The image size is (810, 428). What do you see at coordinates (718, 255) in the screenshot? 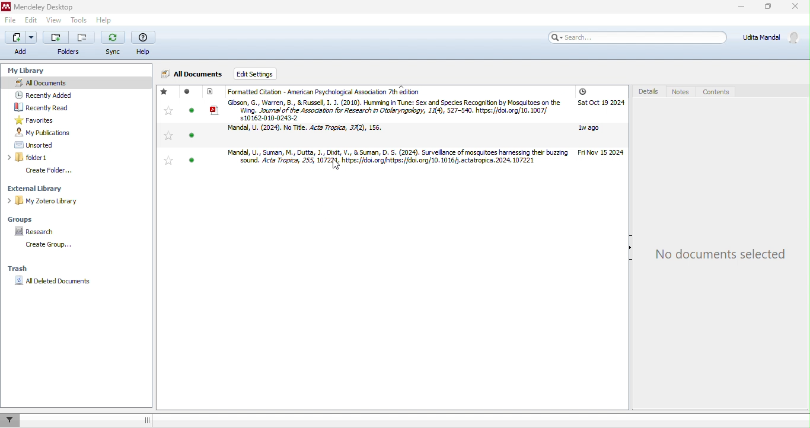
I see `no documents` at bounding box center [718, 255].